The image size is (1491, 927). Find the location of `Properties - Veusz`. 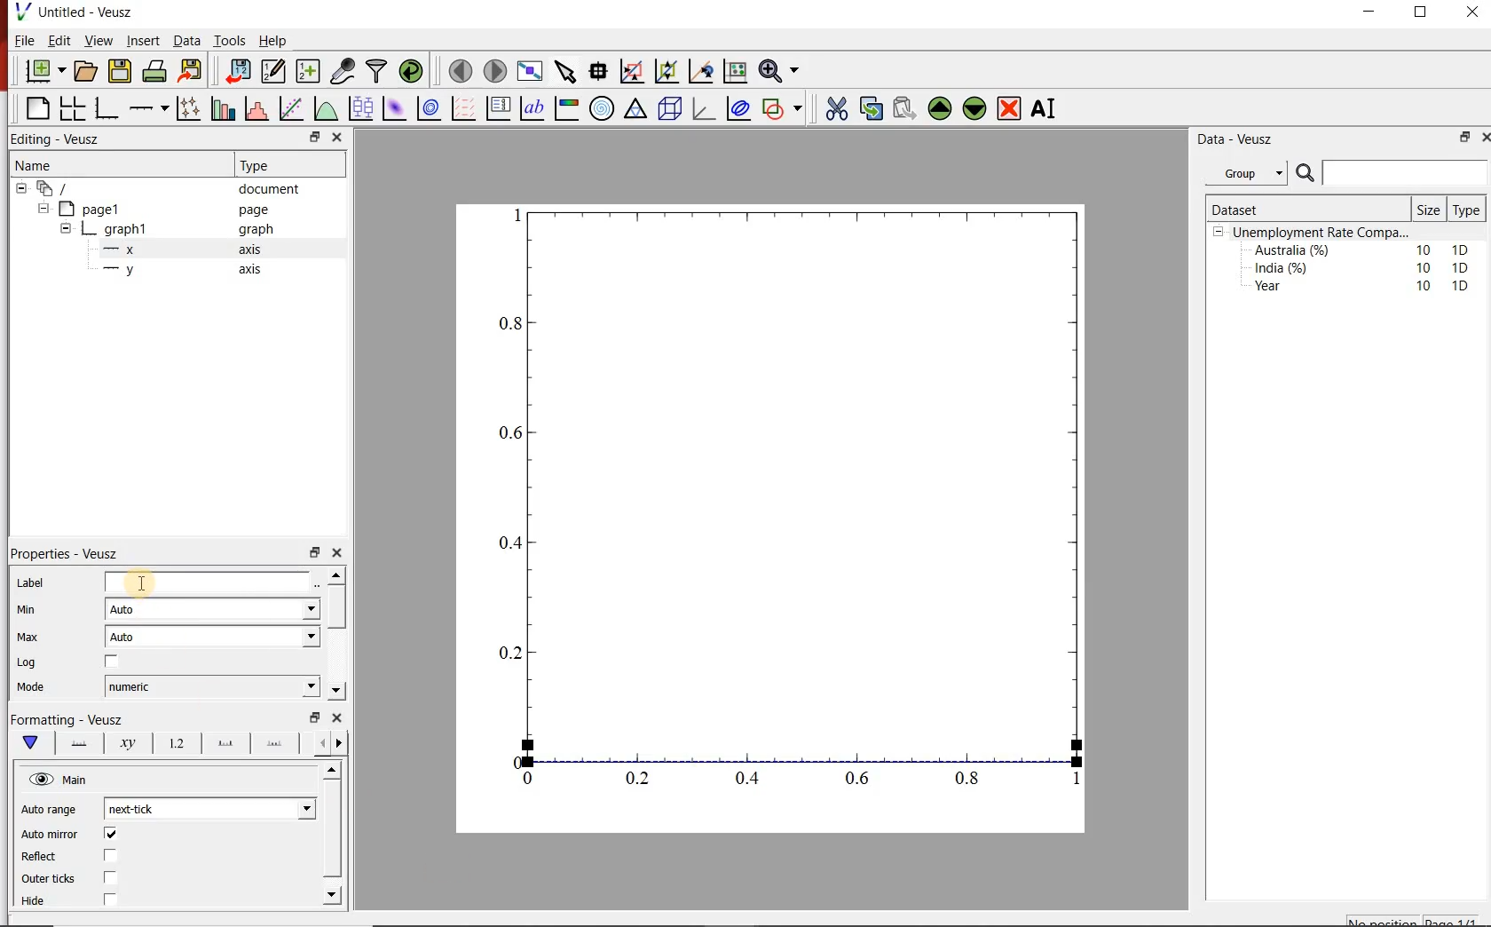

Properties - Veusz is located at coordinates (67, 555).